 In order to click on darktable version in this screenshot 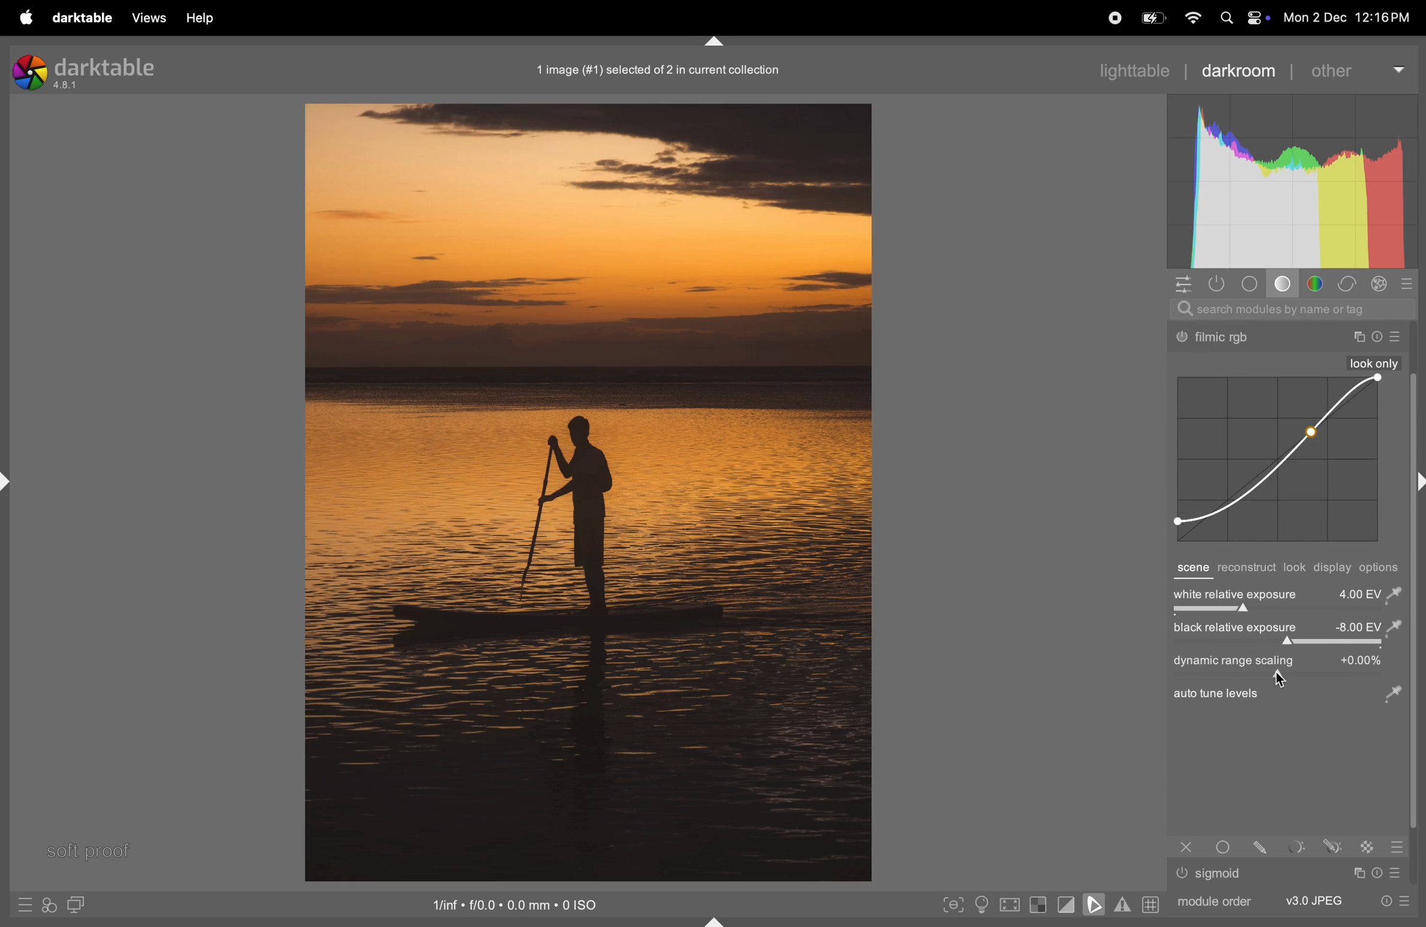, I will do `click(98, 69)`.